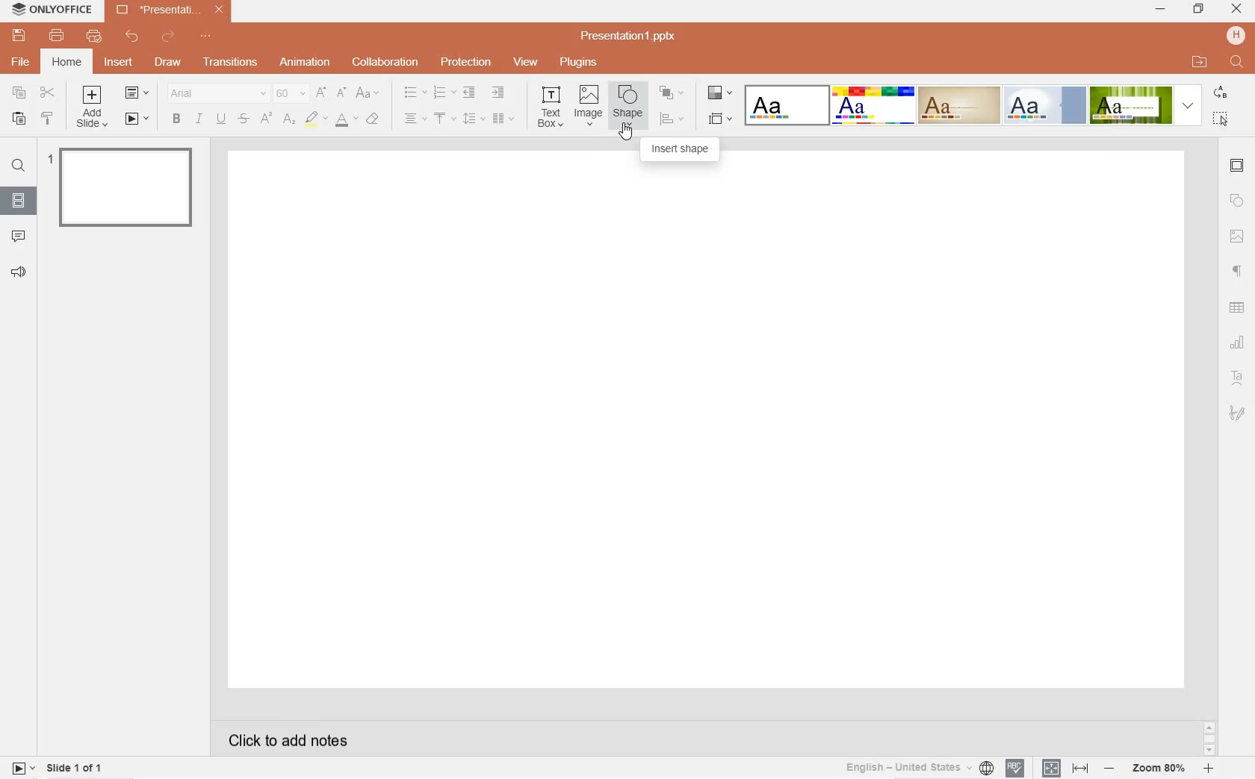 This screenshot has height=779, width=1255. Describe the element at coordinates (1222, 119) in the screenshot. I see `select all` at that location.